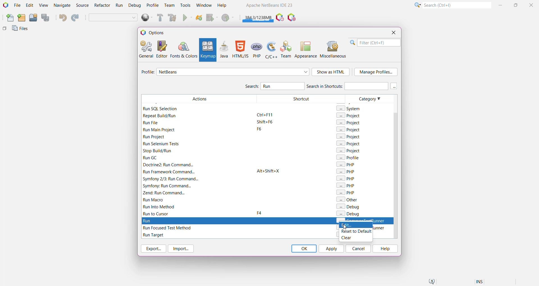 The width and height of the screenshot is (539, 286). Describe the element at coordinates (145, 49) in the screenshot. I see `General` at that location.